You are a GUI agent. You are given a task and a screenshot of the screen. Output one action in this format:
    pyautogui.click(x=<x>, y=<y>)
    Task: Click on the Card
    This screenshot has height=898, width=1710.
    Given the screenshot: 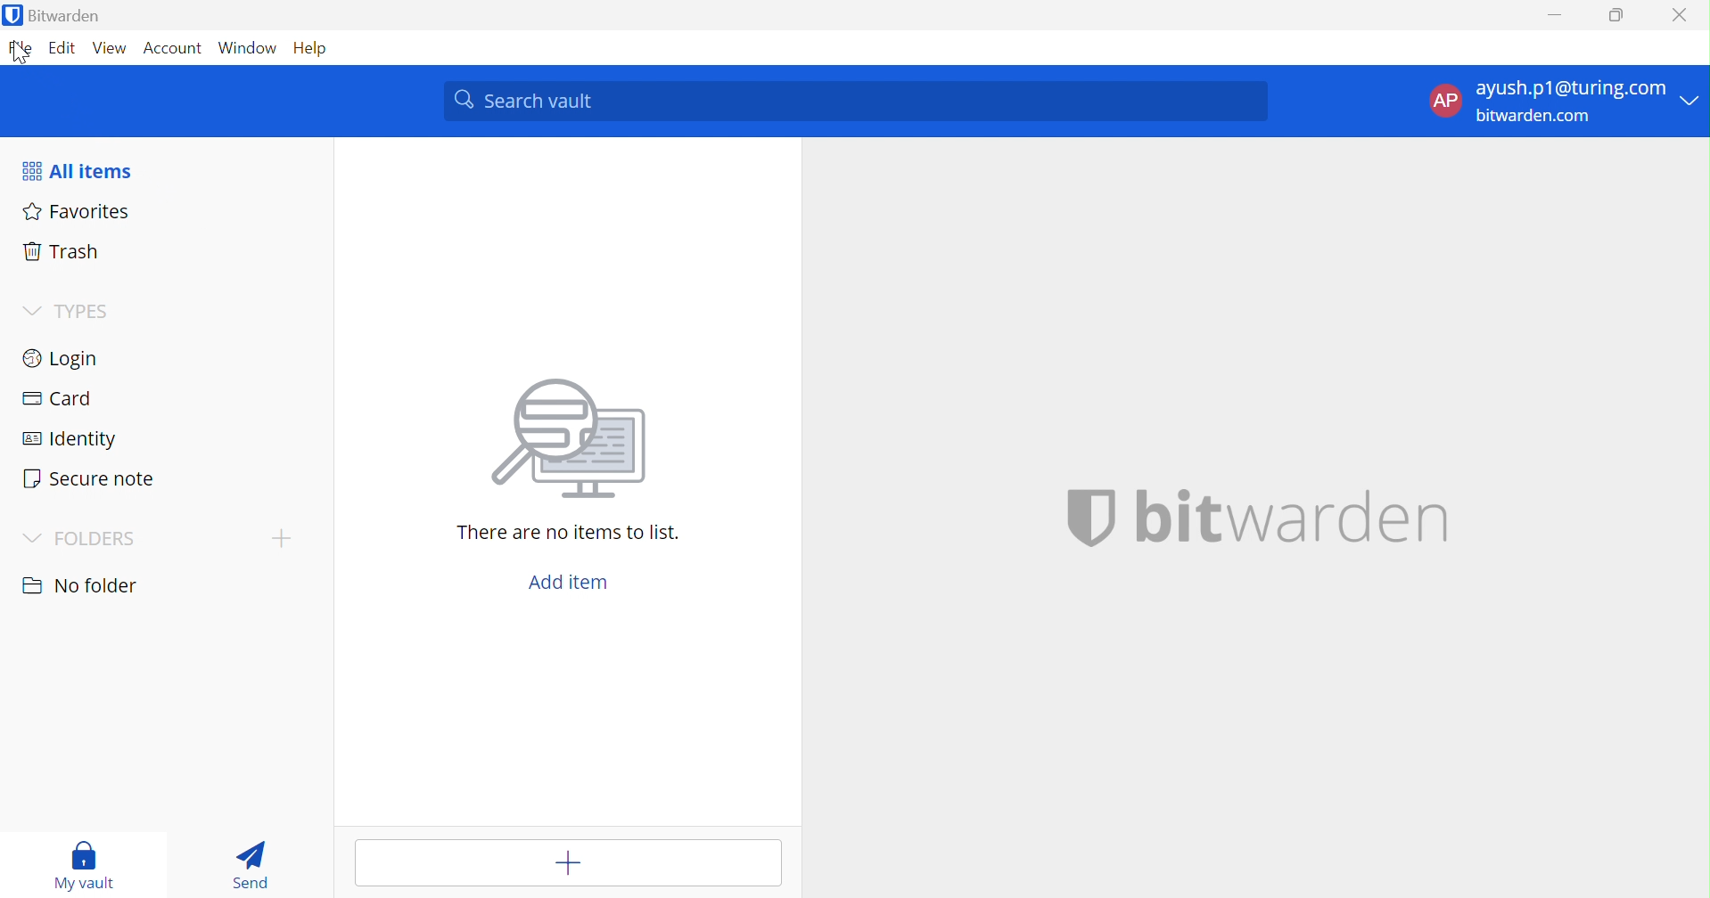 What is the action you would take?
    pyautogui.click(x=60, y=400)
    